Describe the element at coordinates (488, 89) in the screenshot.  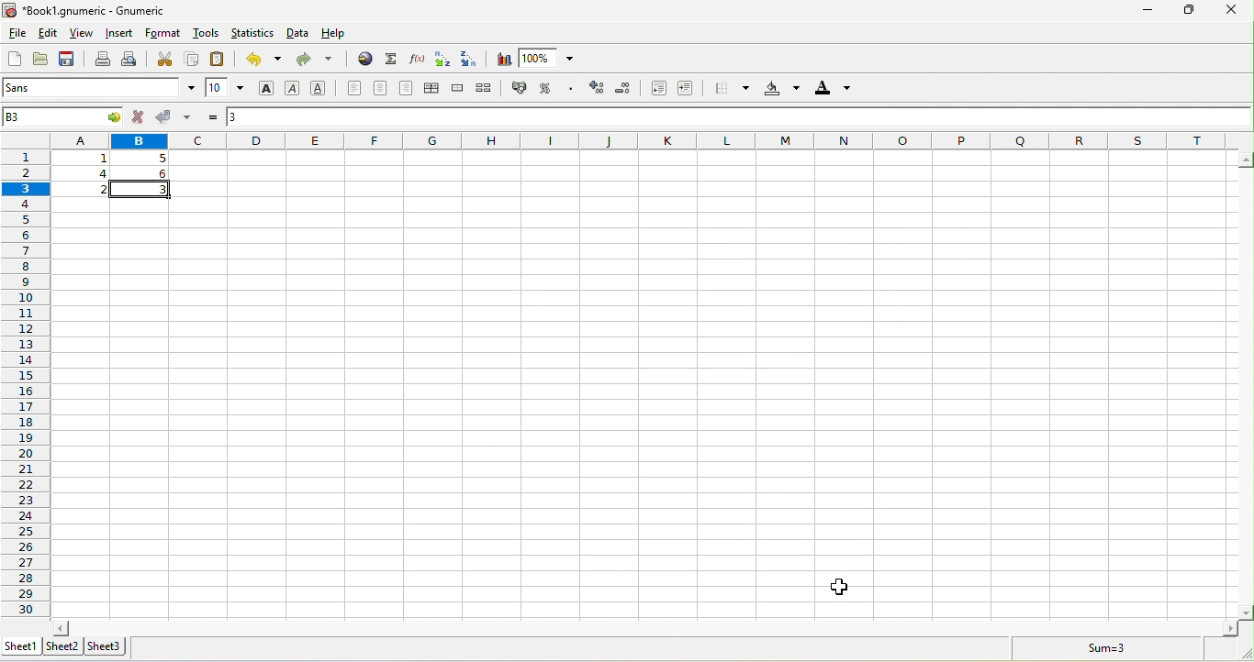
I see `split a merged cells` at that location.